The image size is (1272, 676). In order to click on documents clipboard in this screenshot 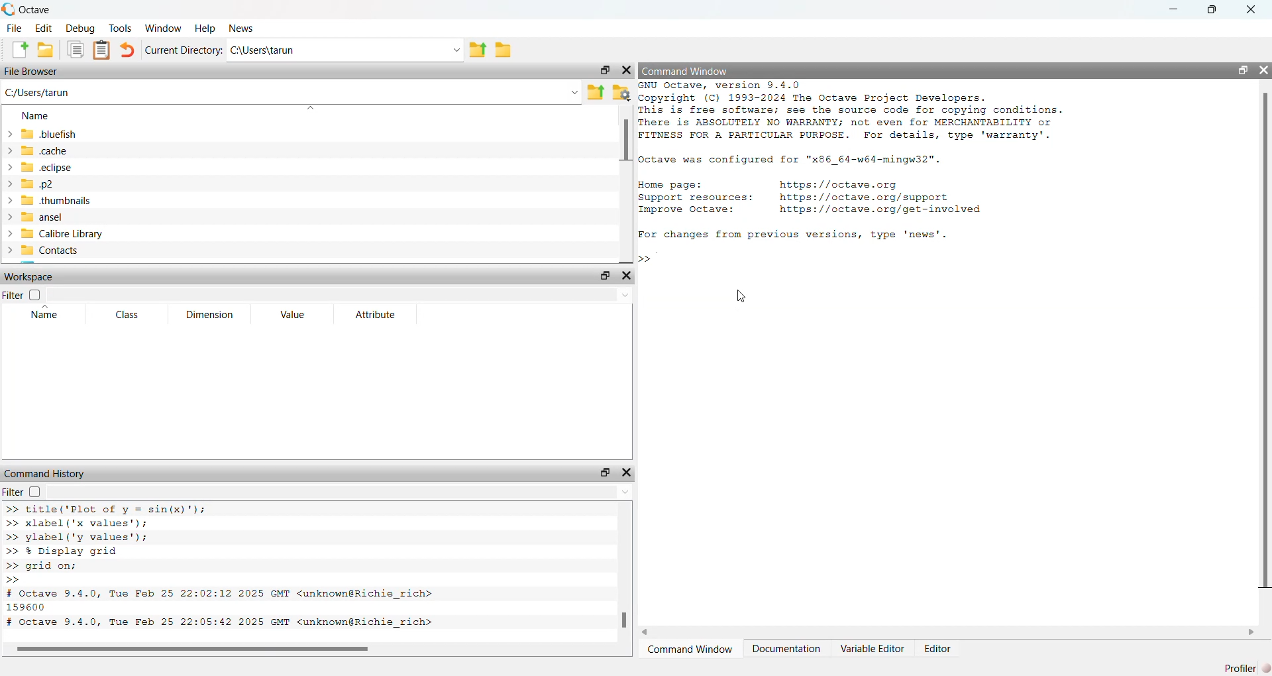, I will do `click(101, 49)`.